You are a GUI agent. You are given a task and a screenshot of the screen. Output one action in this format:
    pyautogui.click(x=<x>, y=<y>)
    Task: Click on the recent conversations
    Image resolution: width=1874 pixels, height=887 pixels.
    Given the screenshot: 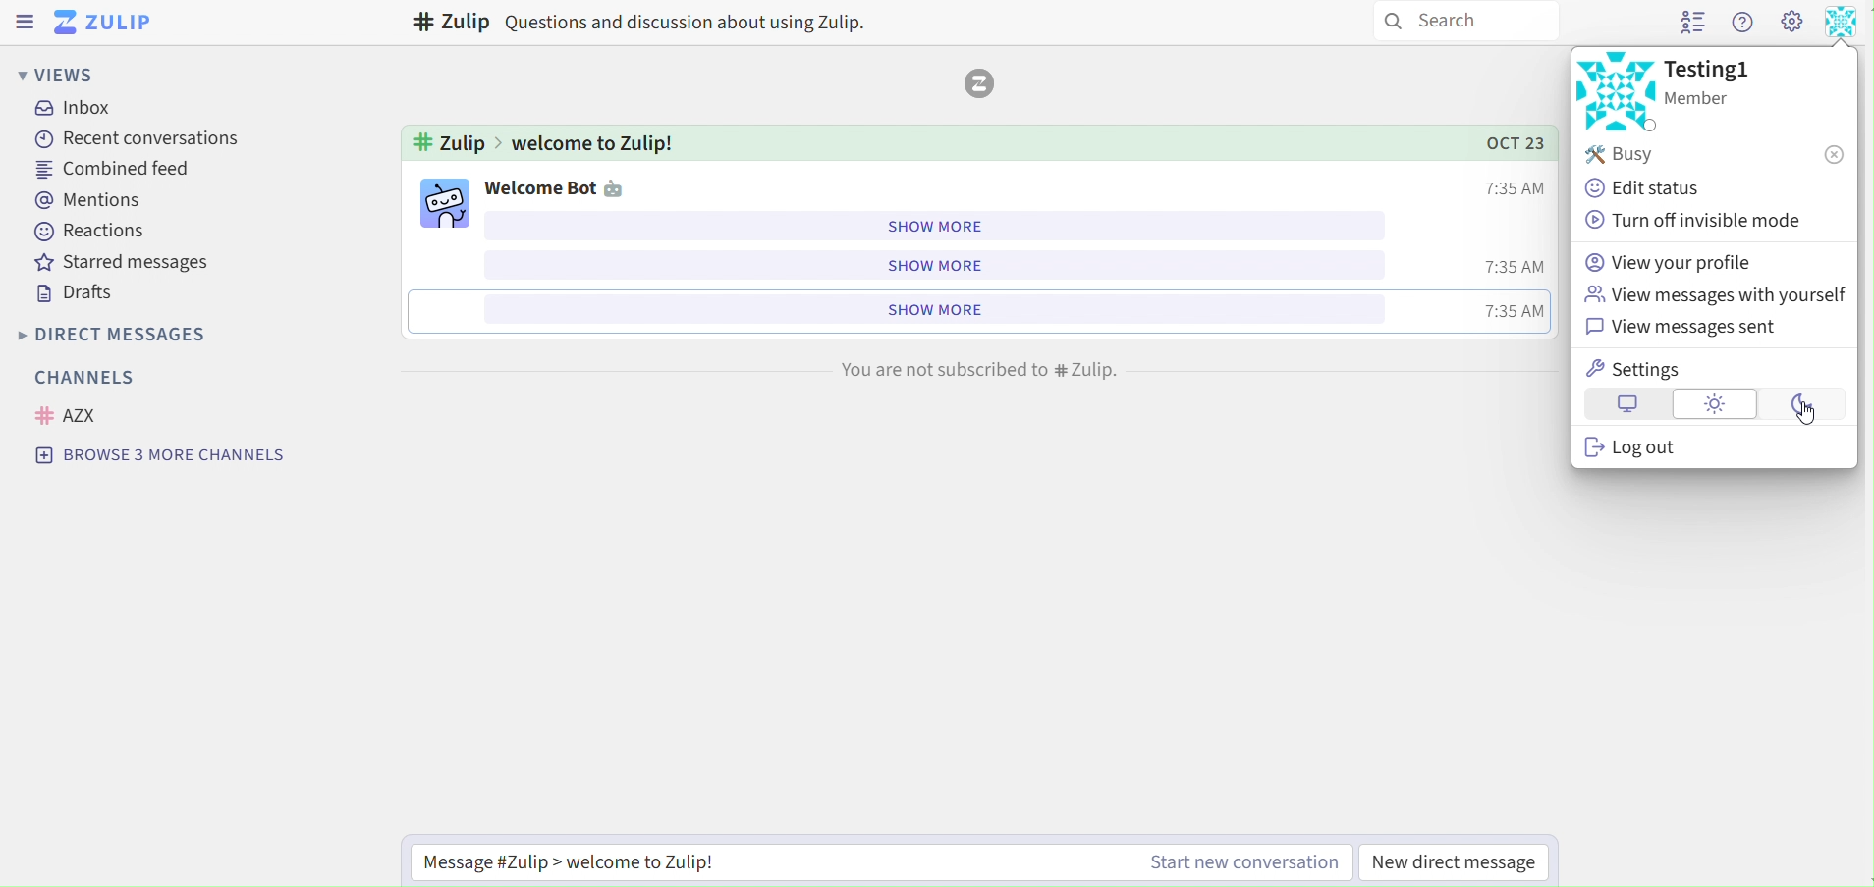 What is the action you would take?
    pyautogui.click(x=131, y=138)
    